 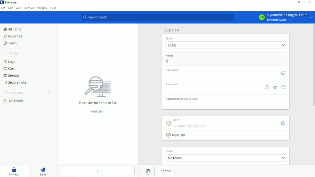 What do you see at coordinates (226, 158) in the screenshot?
I see `No folder` at bounding box center [226, 158].